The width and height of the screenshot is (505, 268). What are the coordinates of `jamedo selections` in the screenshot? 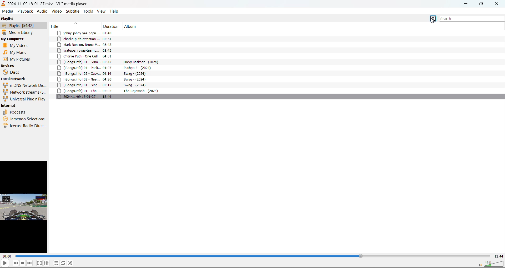 It's located at (24, 119).